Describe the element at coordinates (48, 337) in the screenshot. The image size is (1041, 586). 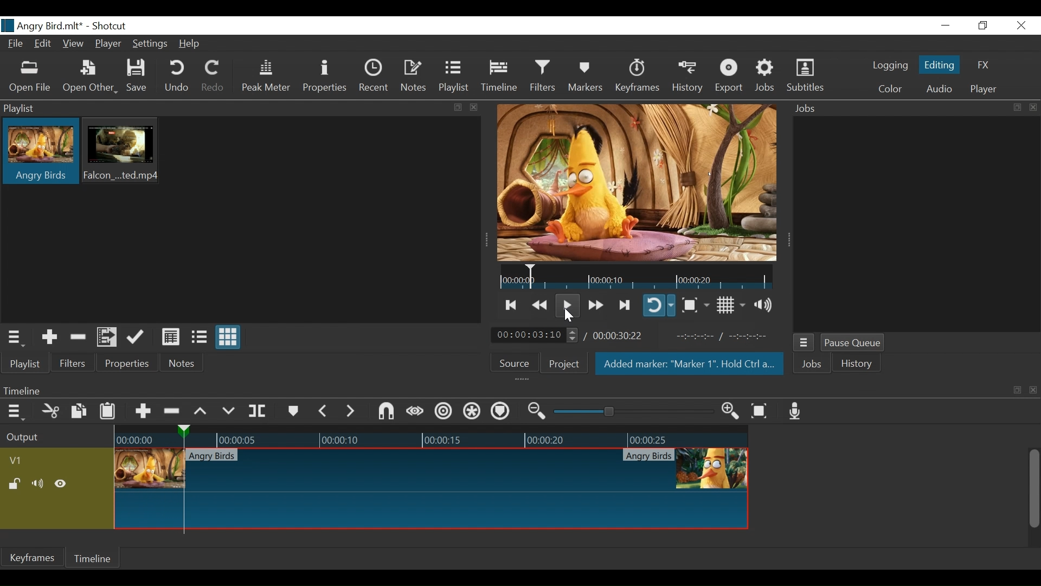
I see `Add the Source to the playlist` at that location.